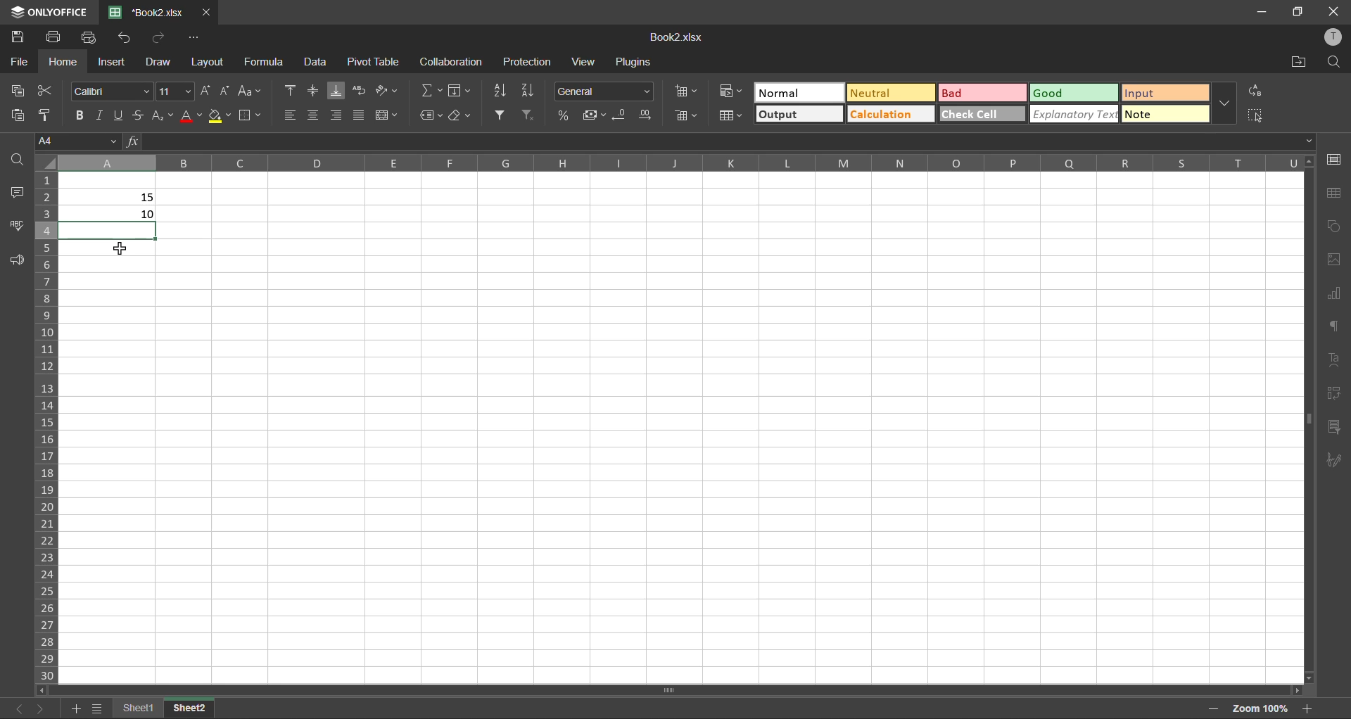 The image size is (1351, 719). I want to click on cell settings, so click(1333, 158).